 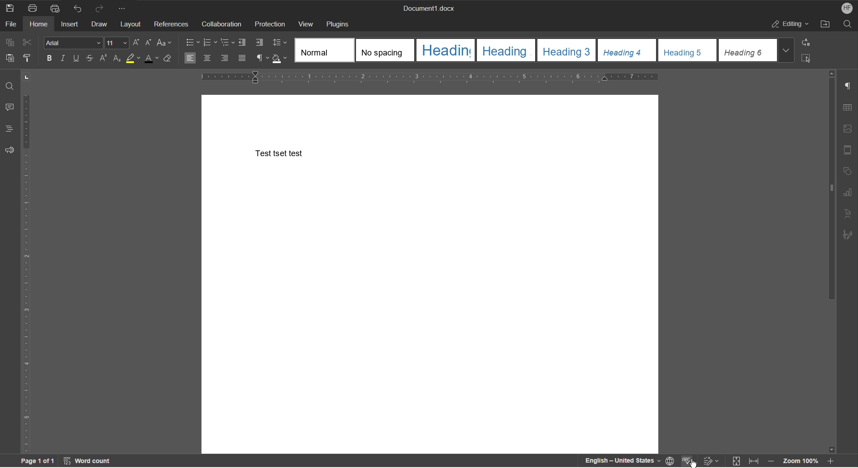 What do you see at coordinates (193, 43) in the screenshot?
I see `Bullet List` at bounding box center [193, 43].